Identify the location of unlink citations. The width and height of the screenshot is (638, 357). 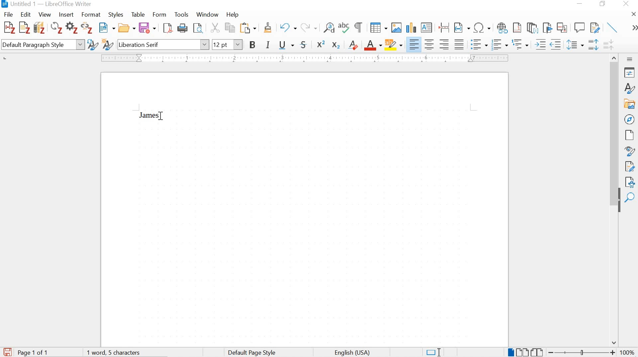
(87, 29).